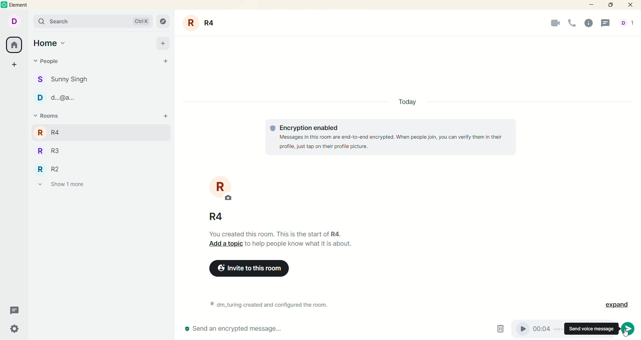 The width and height of the screenshot is (641, 340). Describe the element at coordinates (14, 65) in the screenshot. I see `create a space` at that location.